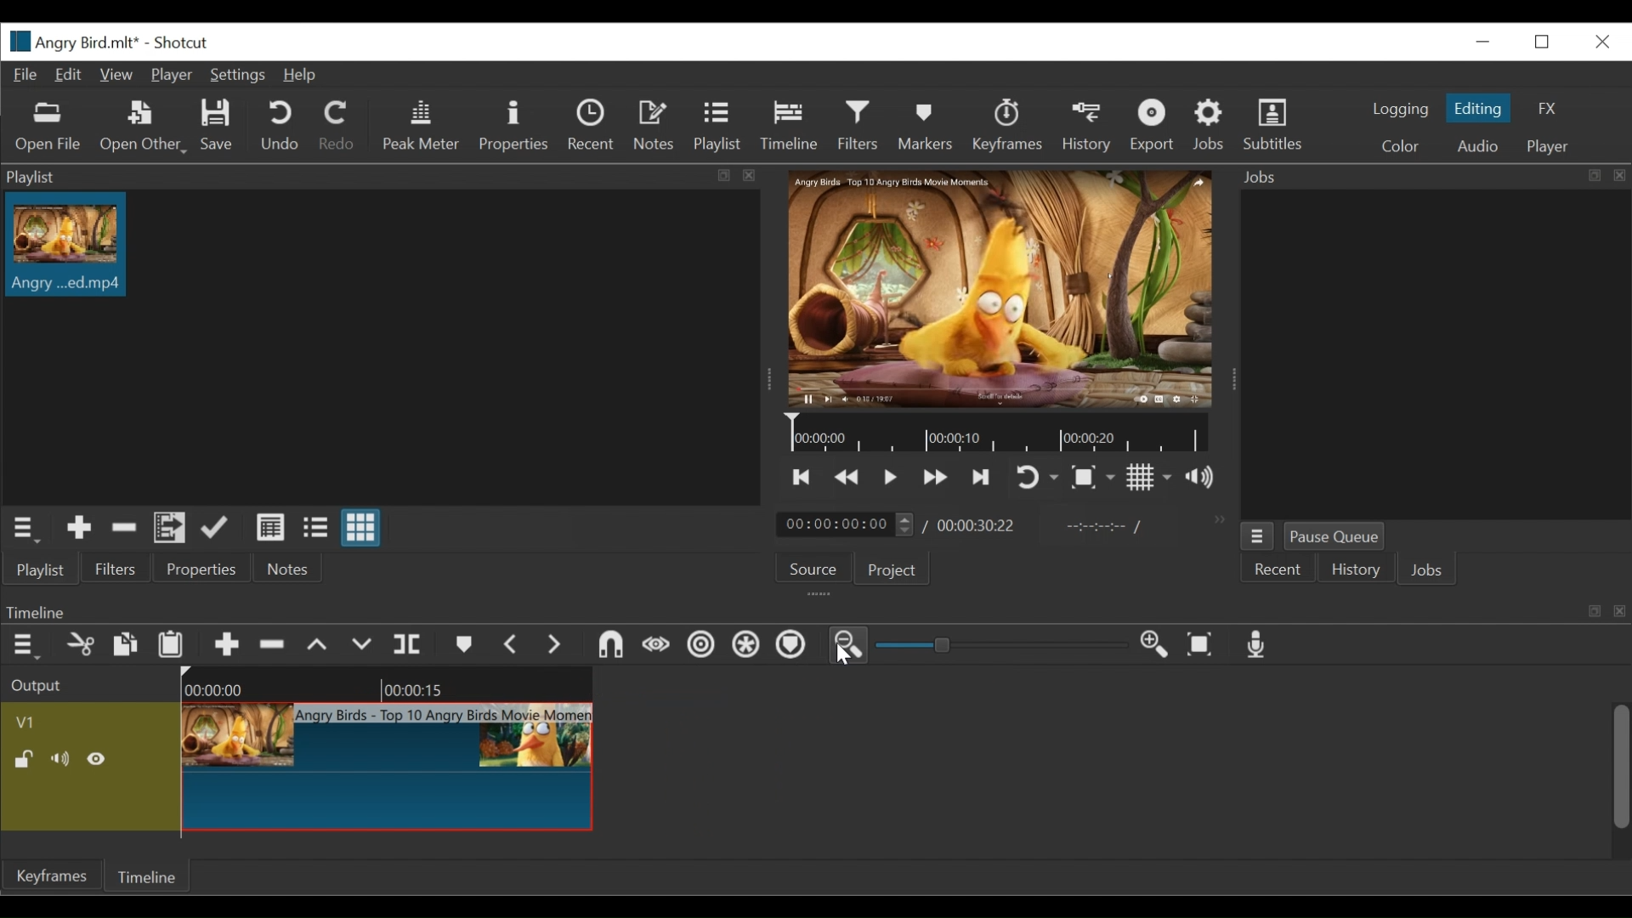  Describe the element at coordinates (305, 76) in the screenshot. I see `Help` at that location.